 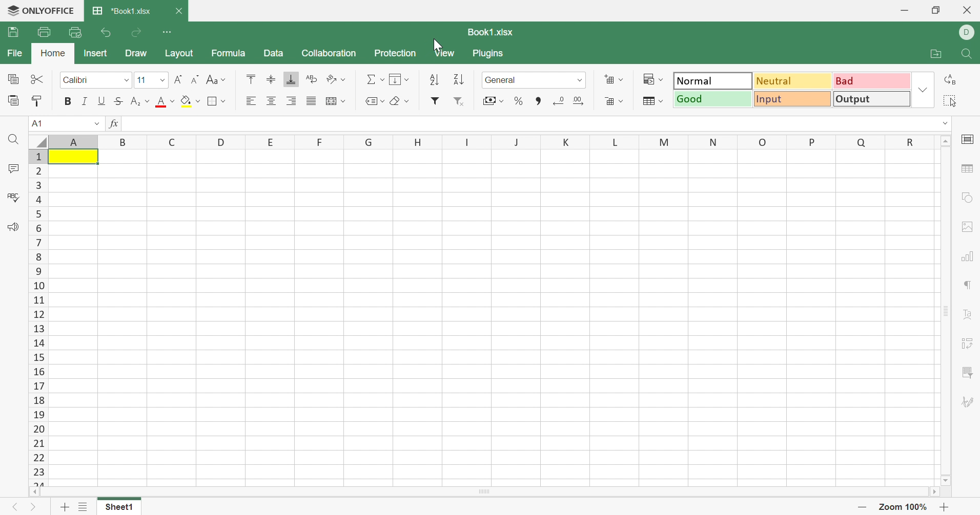 What do you see at coordinates (400, 79) in the screenshot?
I see `Fill` at bounding box center [400, 79].